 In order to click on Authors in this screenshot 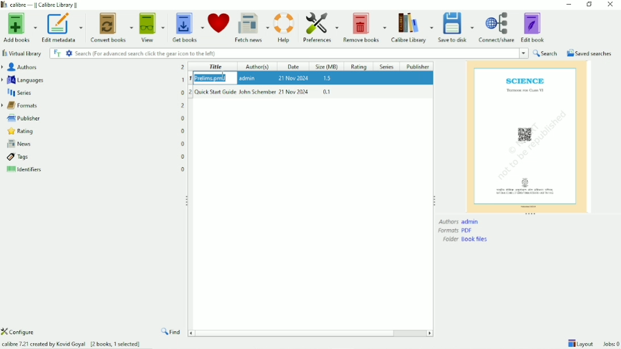, I will do `click(20, 67)`.